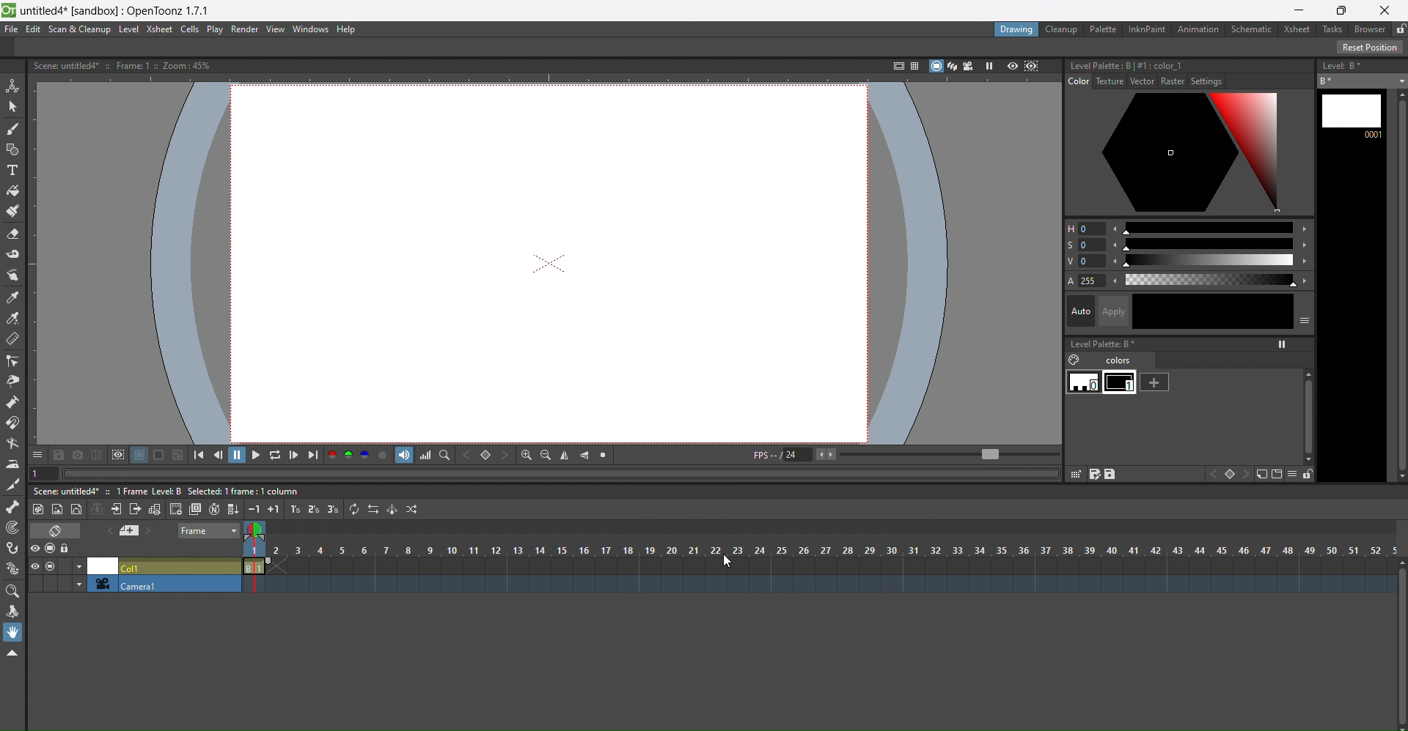 The width and height of the screenshot is (1408, 731). Describe the element at coordinates (485, 455) in the screenshot. I see `set key` at that location.